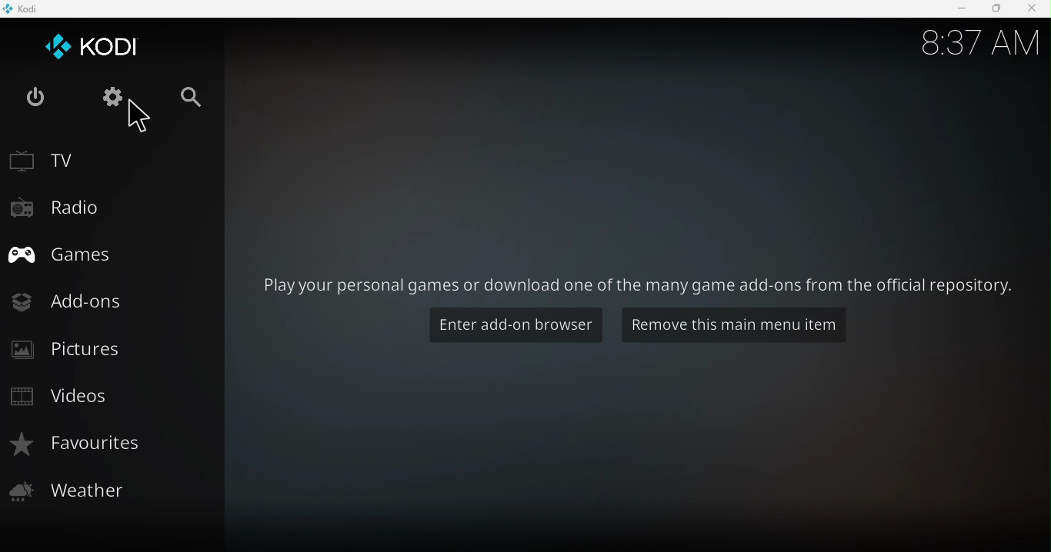 This screenshot has height=552, width=1051. I want to click on Kodi icon, so click(32, 8).